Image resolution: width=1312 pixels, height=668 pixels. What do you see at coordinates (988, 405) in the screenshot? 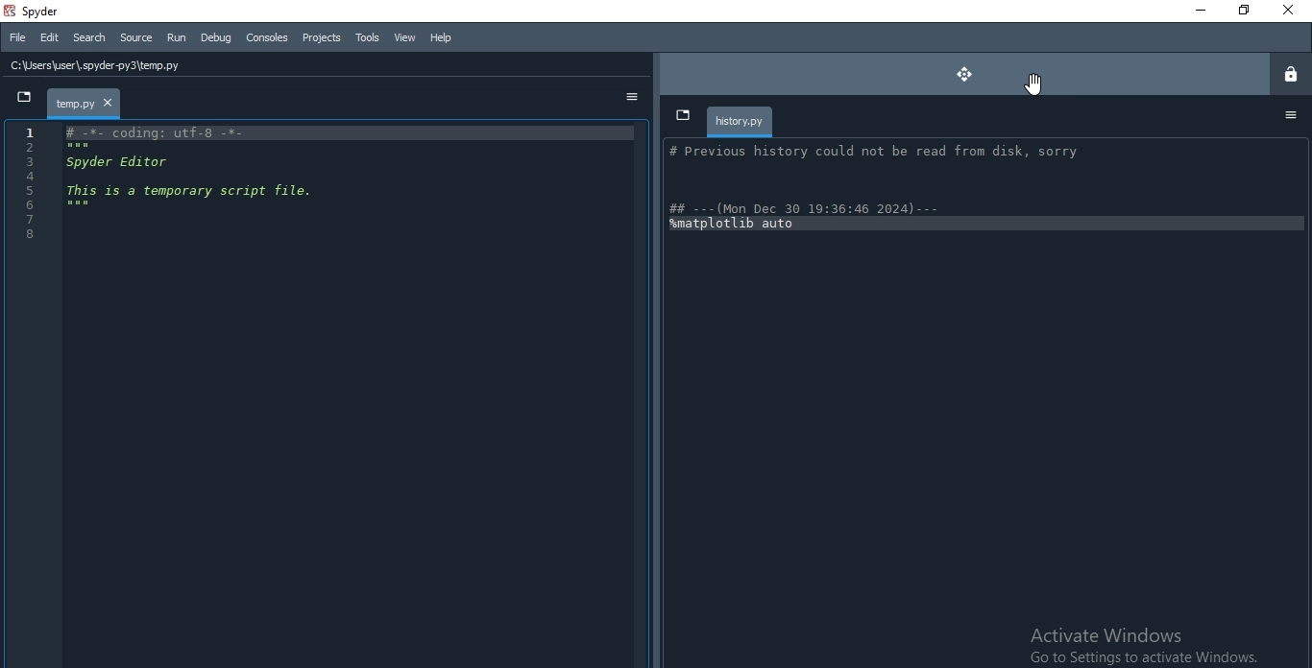
I see `history info` at bounding box center [988, 405].